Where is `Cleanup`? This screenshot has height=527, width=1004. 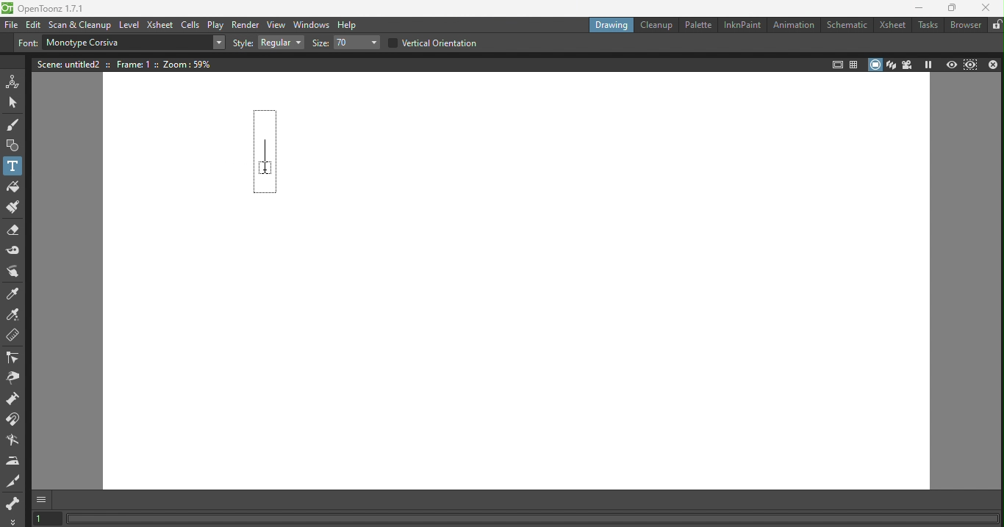 Cleanup is located at coordinates (655, 26).